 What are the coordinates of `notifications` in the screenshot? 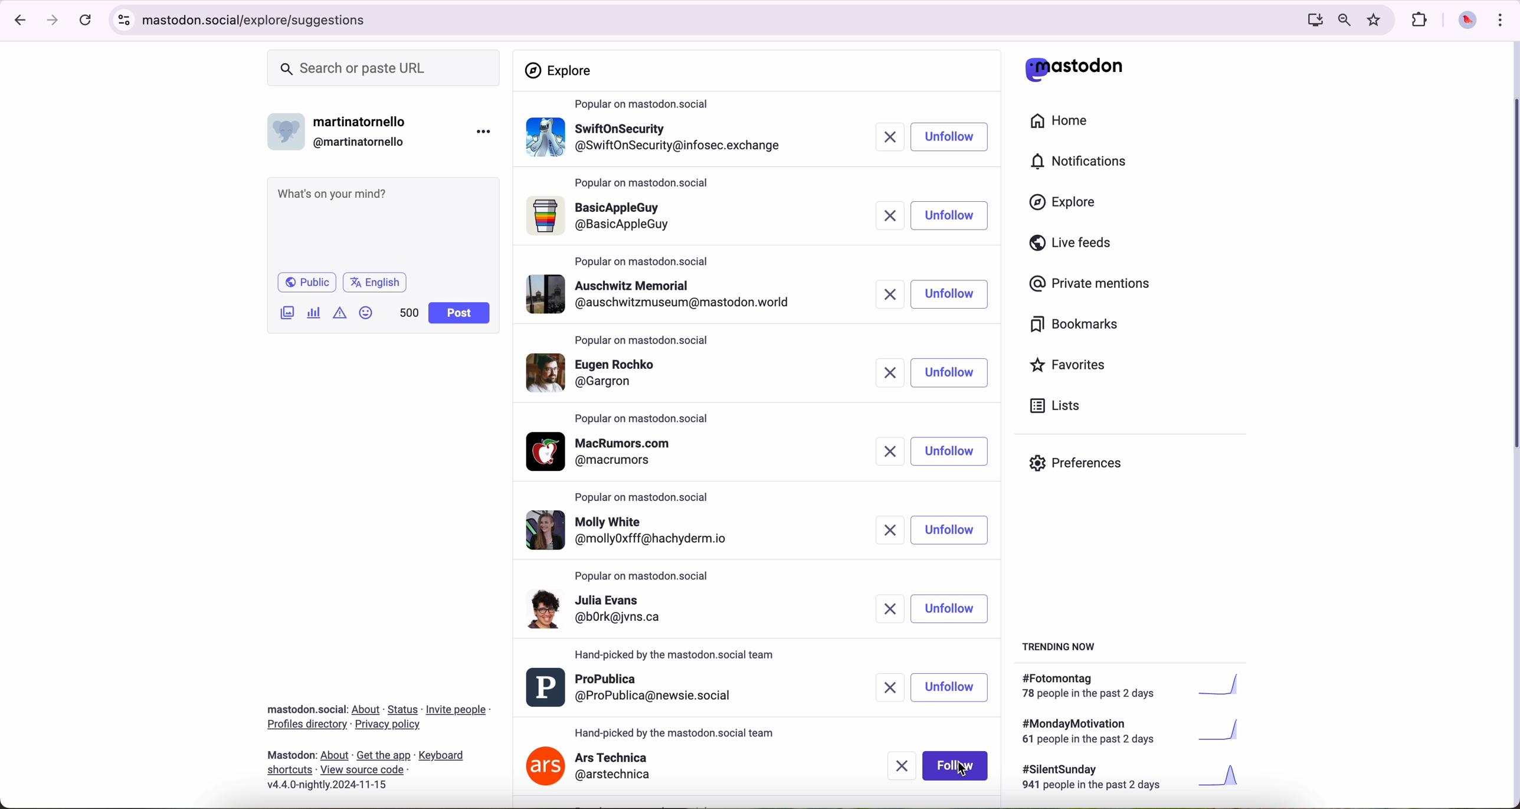 It's located at (1084, 162).